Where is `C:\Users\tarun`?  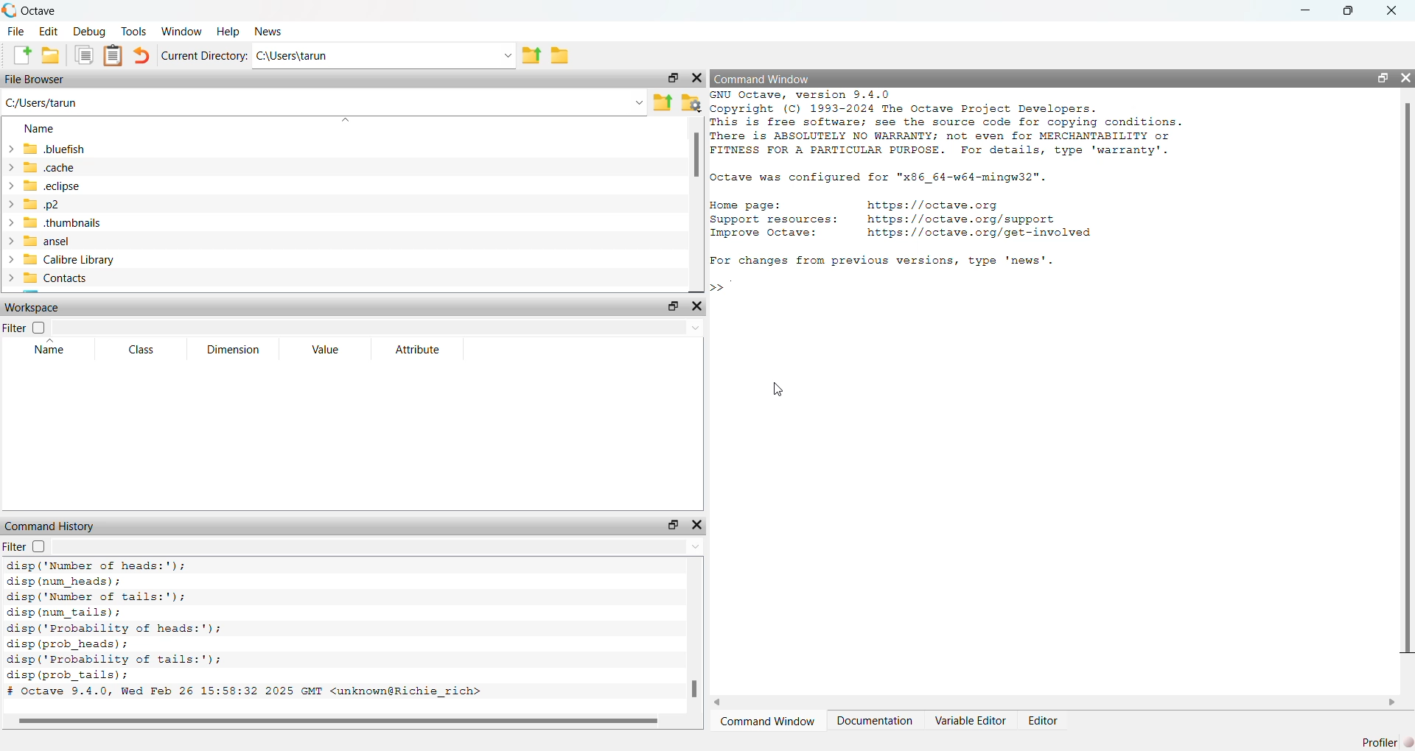 C:\Users\tarun is located at coordinates (372, 55).